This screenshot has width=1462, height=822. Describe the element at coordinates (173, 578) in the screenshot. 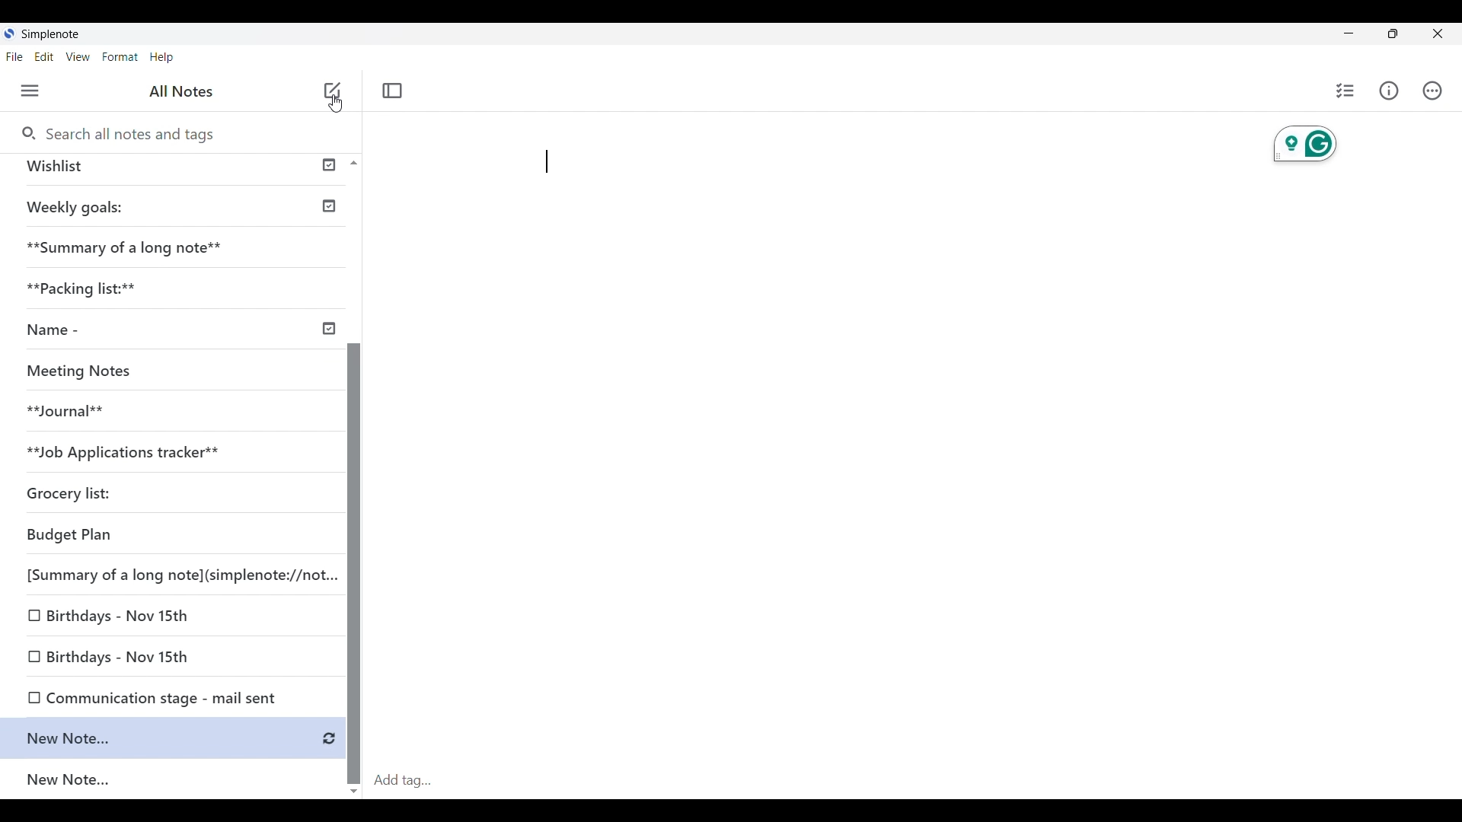

I see `[Summary of a long note](simplenote://` at that location.